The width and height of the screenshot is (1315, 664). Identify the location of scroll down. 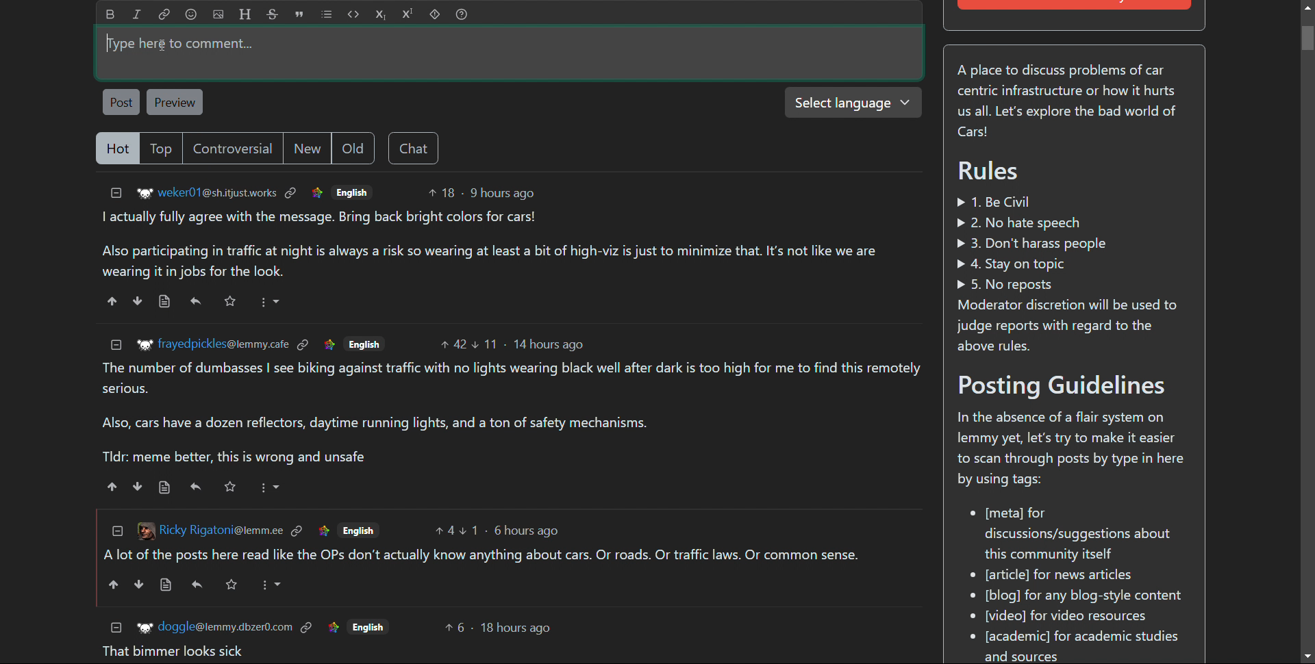
(1307, 656).